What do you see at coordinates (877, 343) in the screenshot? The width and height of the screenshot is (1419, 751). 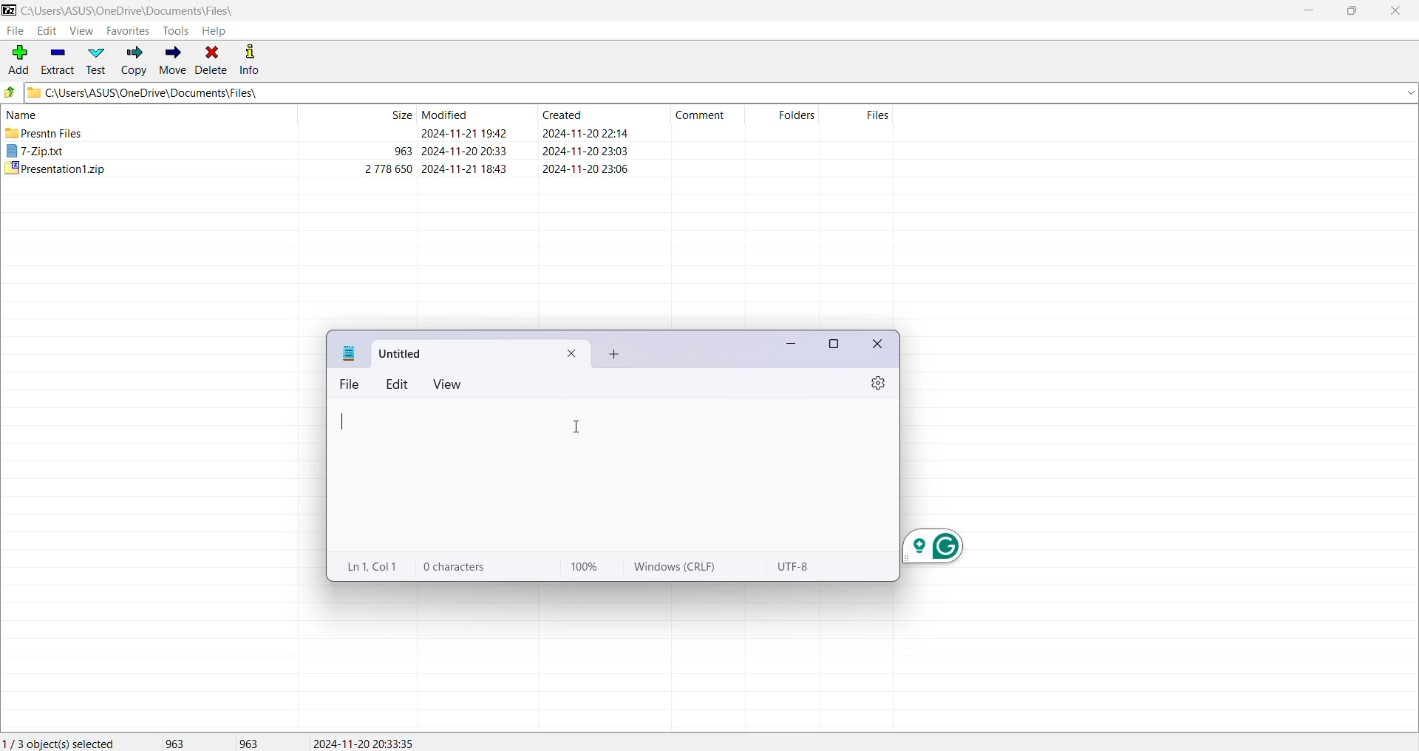 I see `close` at bounding box center [877, 343].